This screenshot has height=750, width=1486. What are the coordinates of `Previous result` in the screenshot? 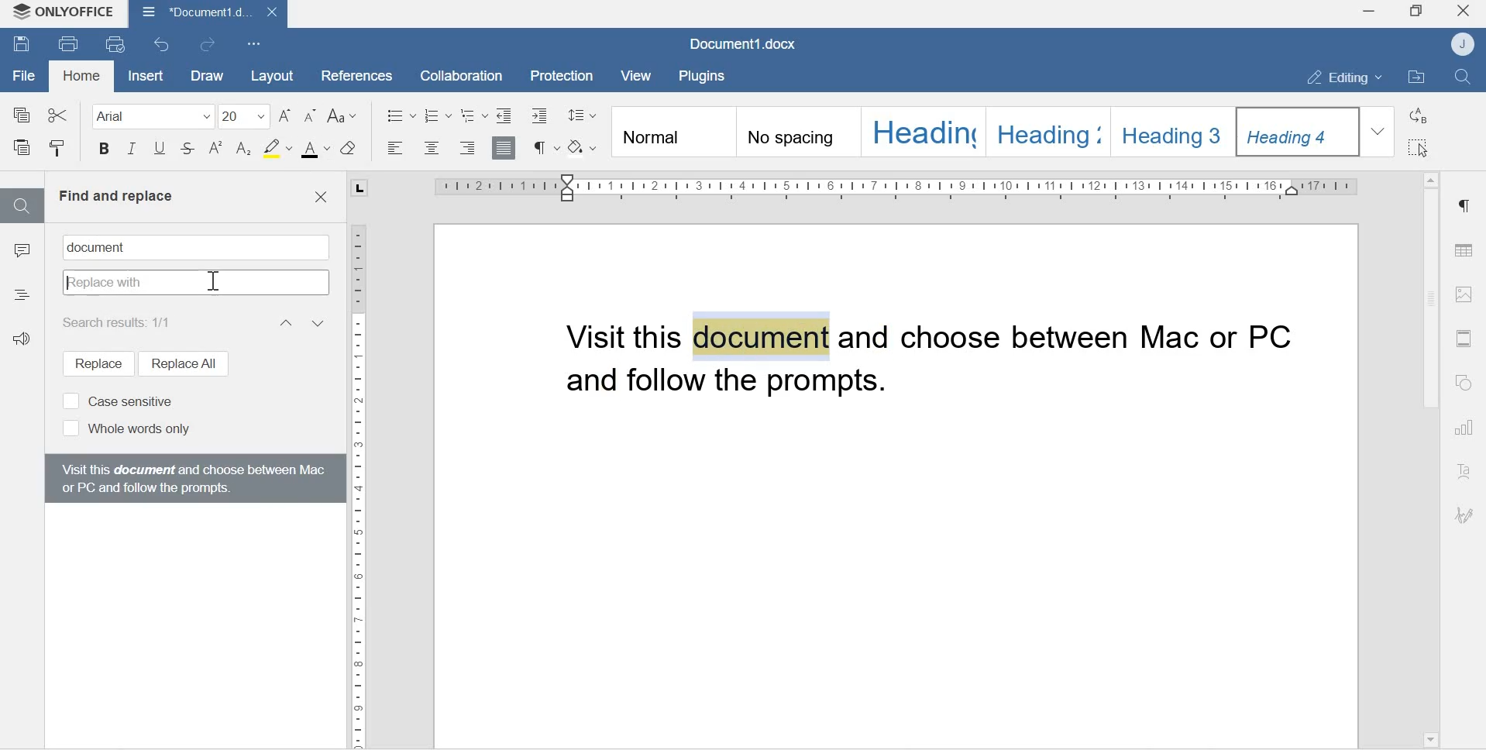 It's located at (284, 322).